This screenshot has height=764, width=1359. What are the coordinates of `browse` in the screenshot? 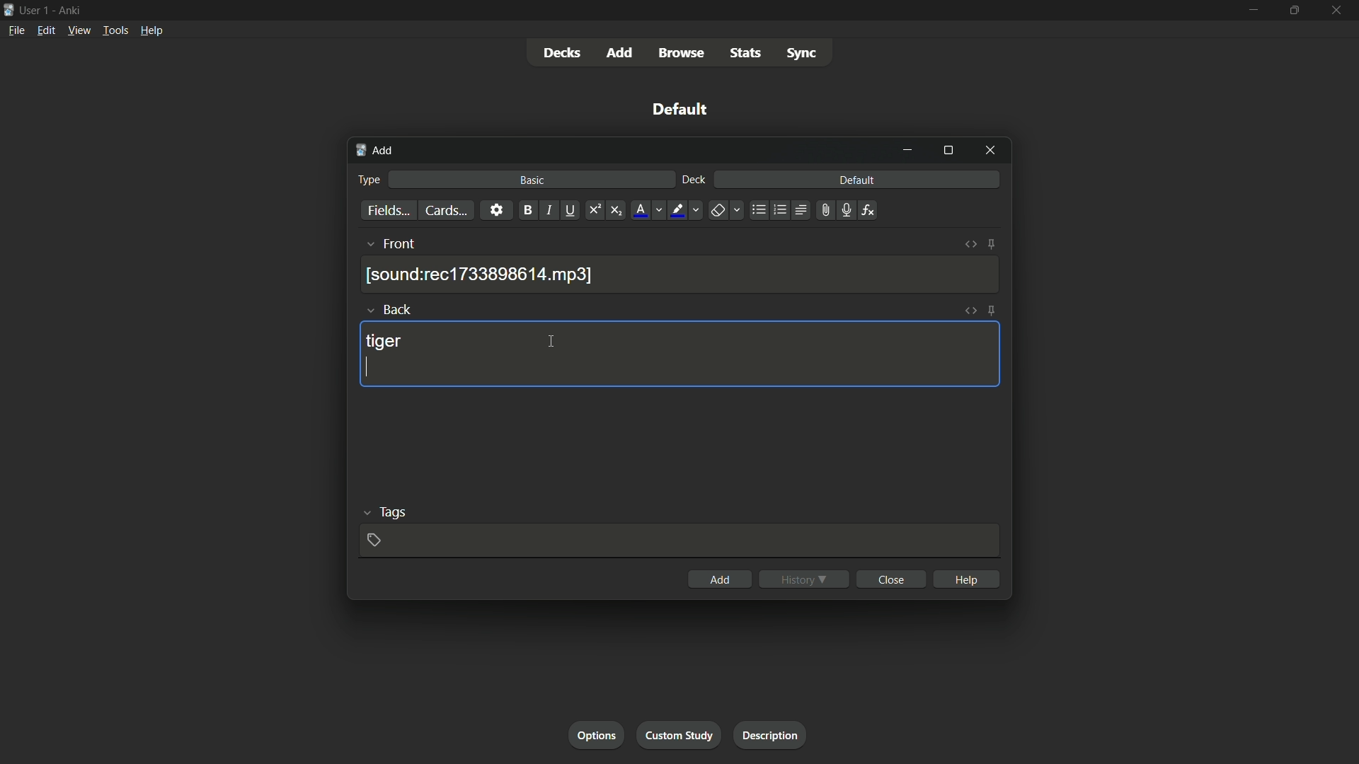 It's located at (684, 53).